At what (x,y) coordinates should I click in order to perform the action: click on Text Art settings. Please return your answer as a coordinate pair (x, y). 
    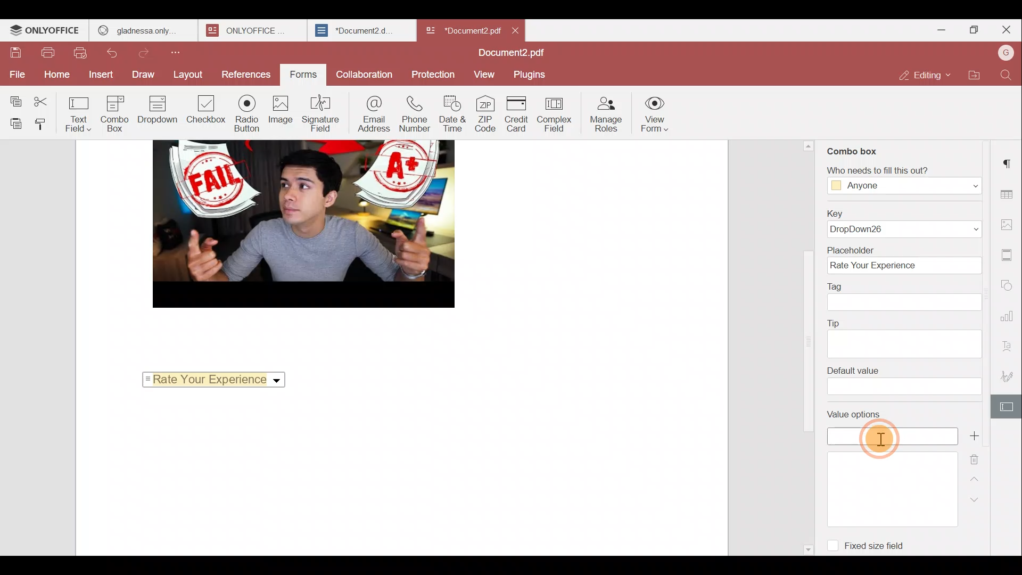
    Looking at the image, I should click on (1009, 345).